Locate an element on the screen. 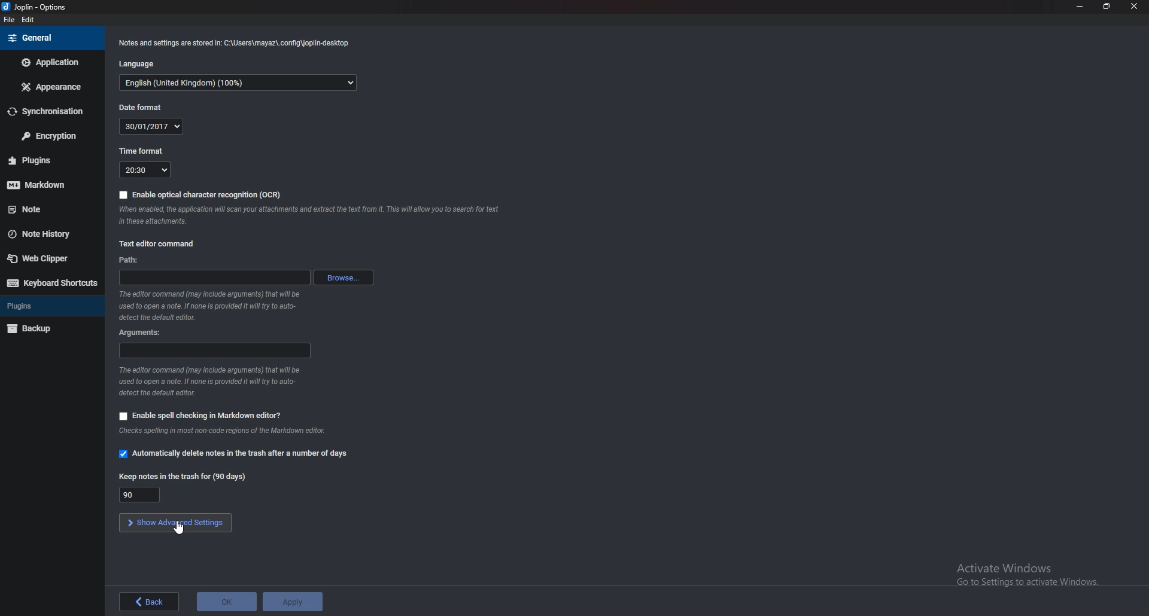 Image resolution: width=1149 pixels, height=616 pixels. ok is located at coordinates (226, 602).